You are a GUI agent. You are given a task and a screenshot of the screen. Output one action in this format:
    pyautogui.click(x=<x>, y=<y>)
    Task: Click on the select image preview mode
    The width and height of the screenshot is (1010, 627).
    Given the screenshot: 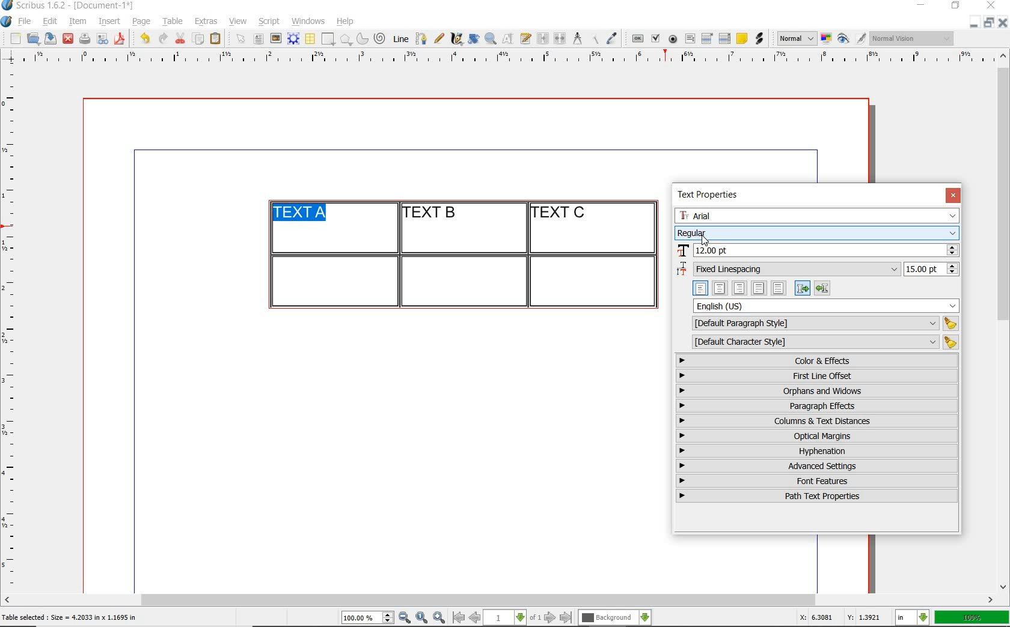 What is the action you would take?
    pyautogui.click(x=796, y=39)
    